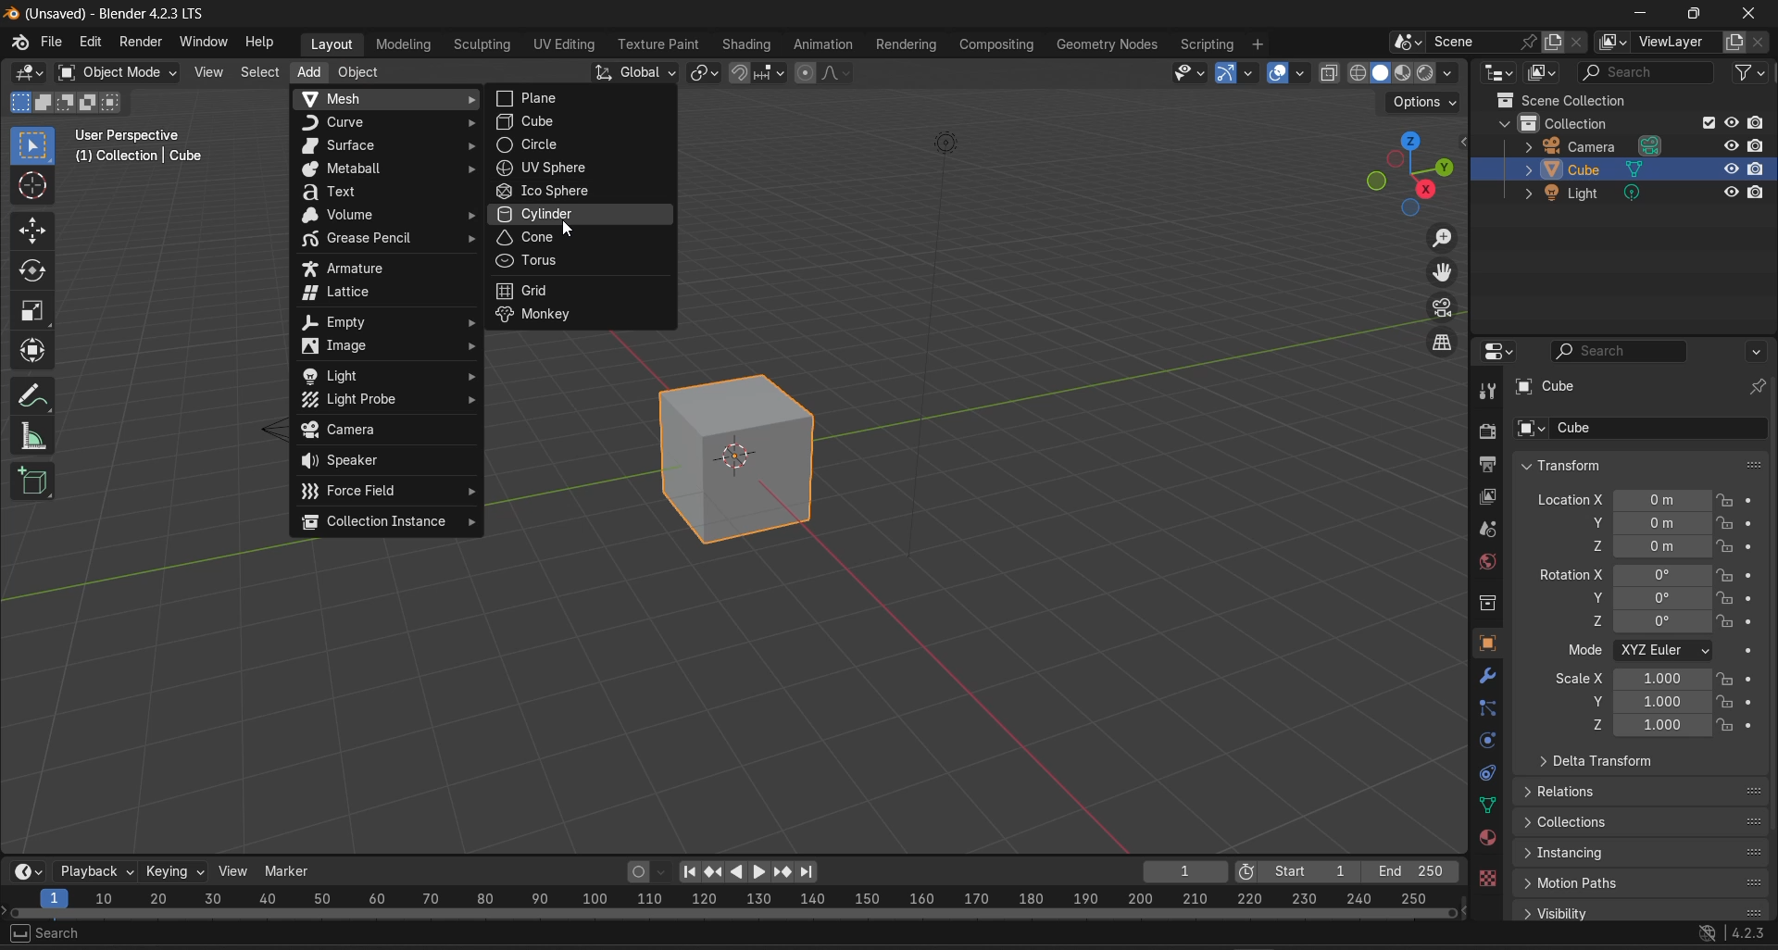 This screenshot has width=1778, height=950. I want to click on jump to keyframe, so click(713, 871).